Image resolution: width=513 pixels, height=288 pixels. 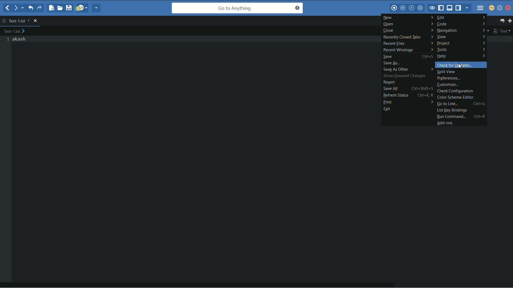 What do you see at coordinates (480, 8) in the screenshot?
I see `menu` at bounding box center [480, 8].